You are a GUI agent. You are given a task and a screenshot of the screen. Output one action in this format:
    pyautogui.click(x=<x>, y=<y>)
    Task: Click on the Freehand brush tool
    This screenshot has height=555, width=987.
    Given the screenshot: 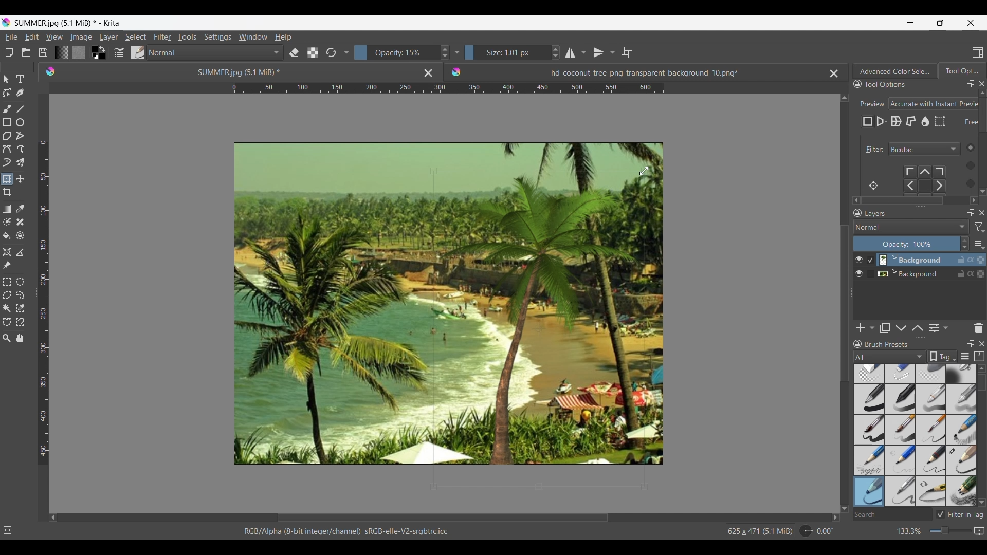 What is the action you would take?
    pyautogui.click(x=7, y=108)
    